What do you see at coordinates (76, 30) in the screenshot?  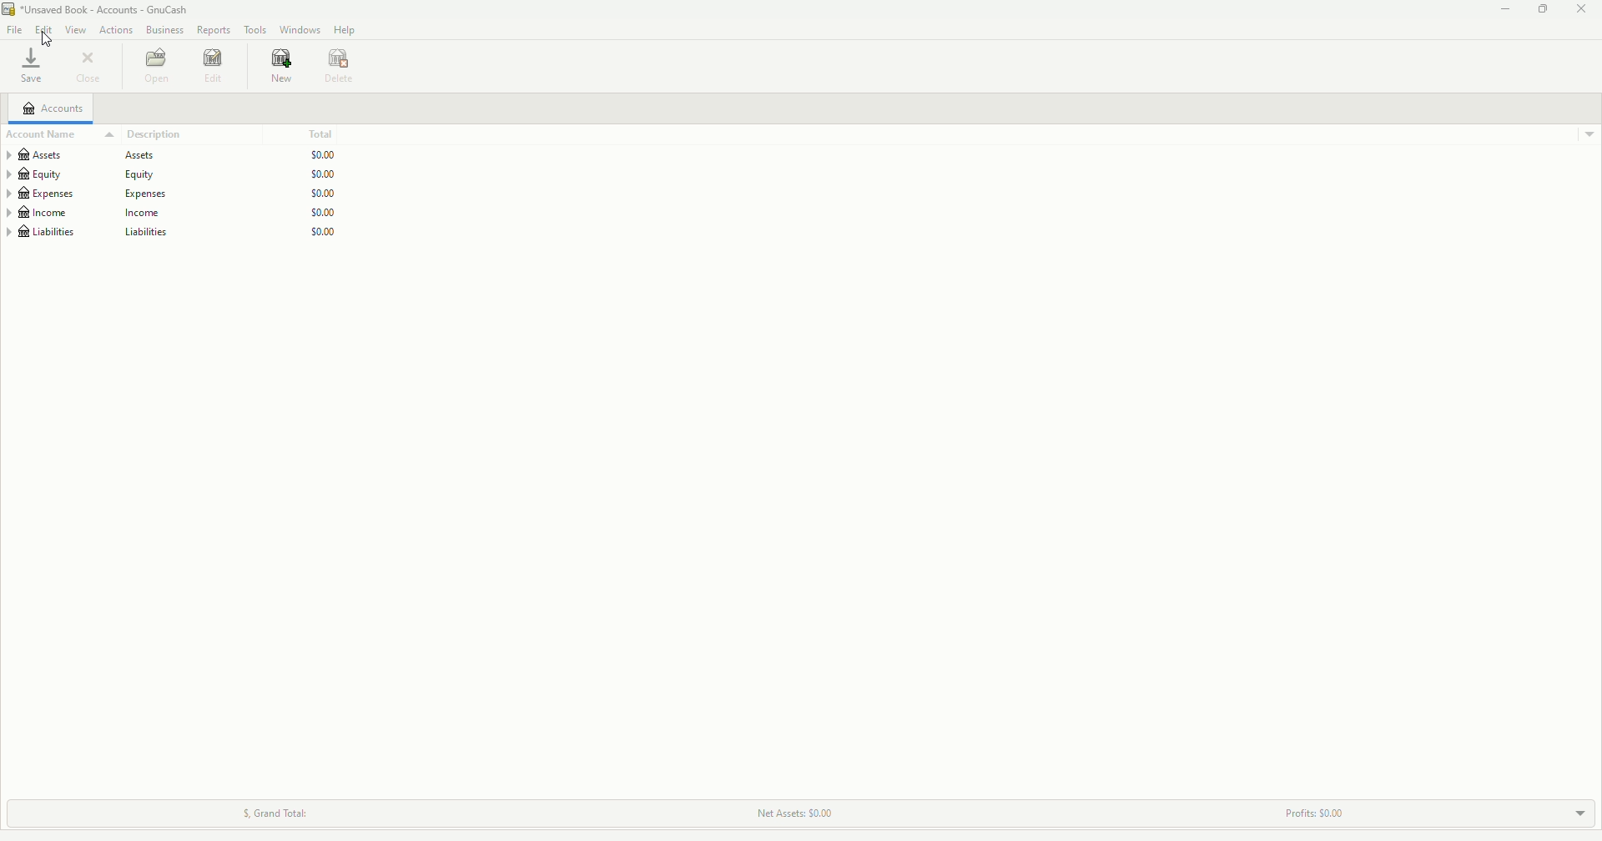 I see `View` at bounding box center [76, 30].